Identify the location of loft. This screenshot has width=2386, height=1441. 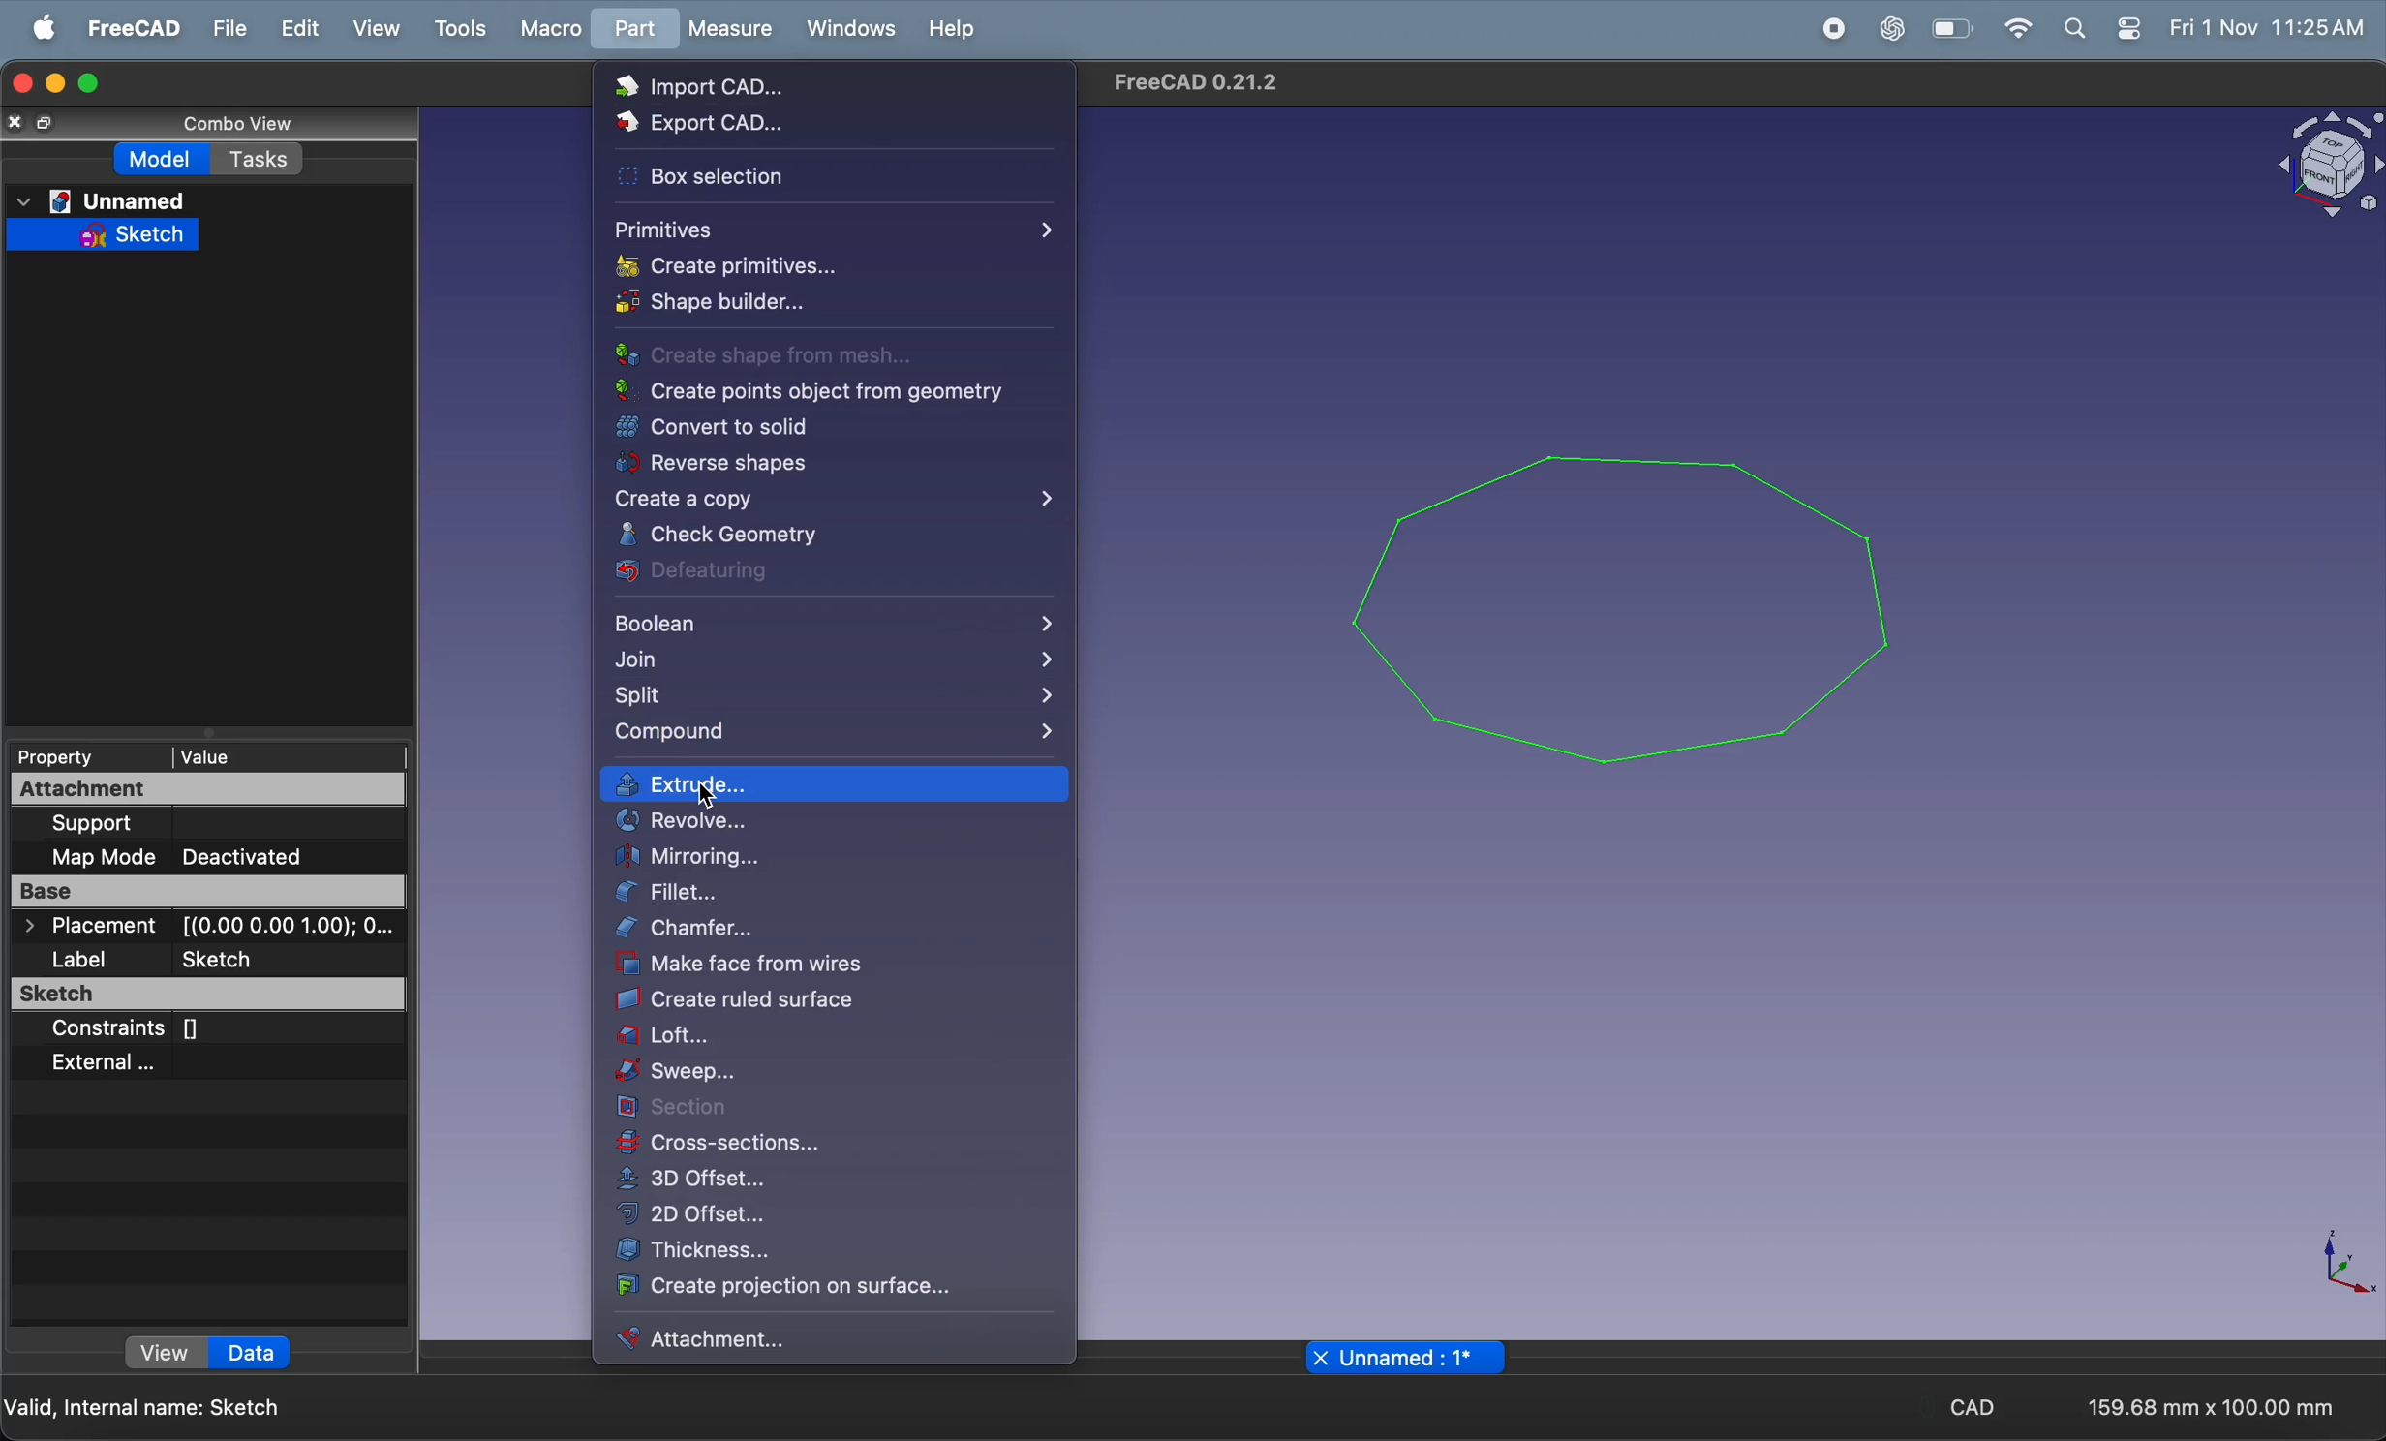
(836, 1041).